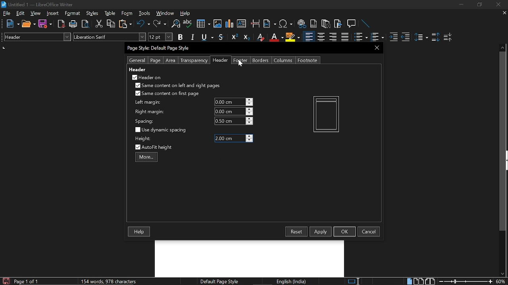  What do you see at coordinates (393, 37) in the screenshot?
I see `Increase indent` at bounding box center [393, 37].